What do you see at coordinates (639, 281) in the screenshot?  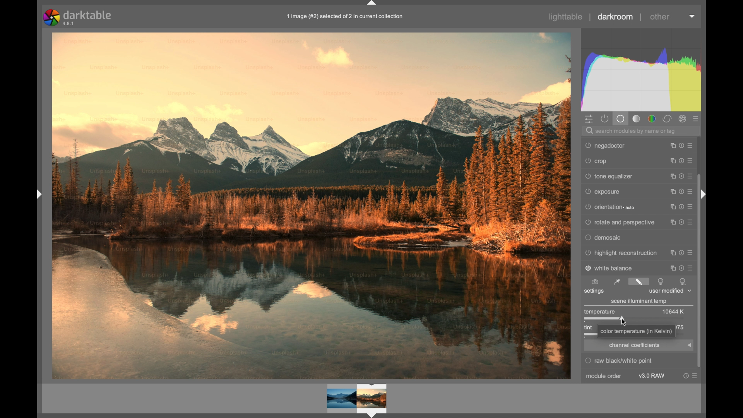 I see `set white balance` at bounding box center [639, 281].